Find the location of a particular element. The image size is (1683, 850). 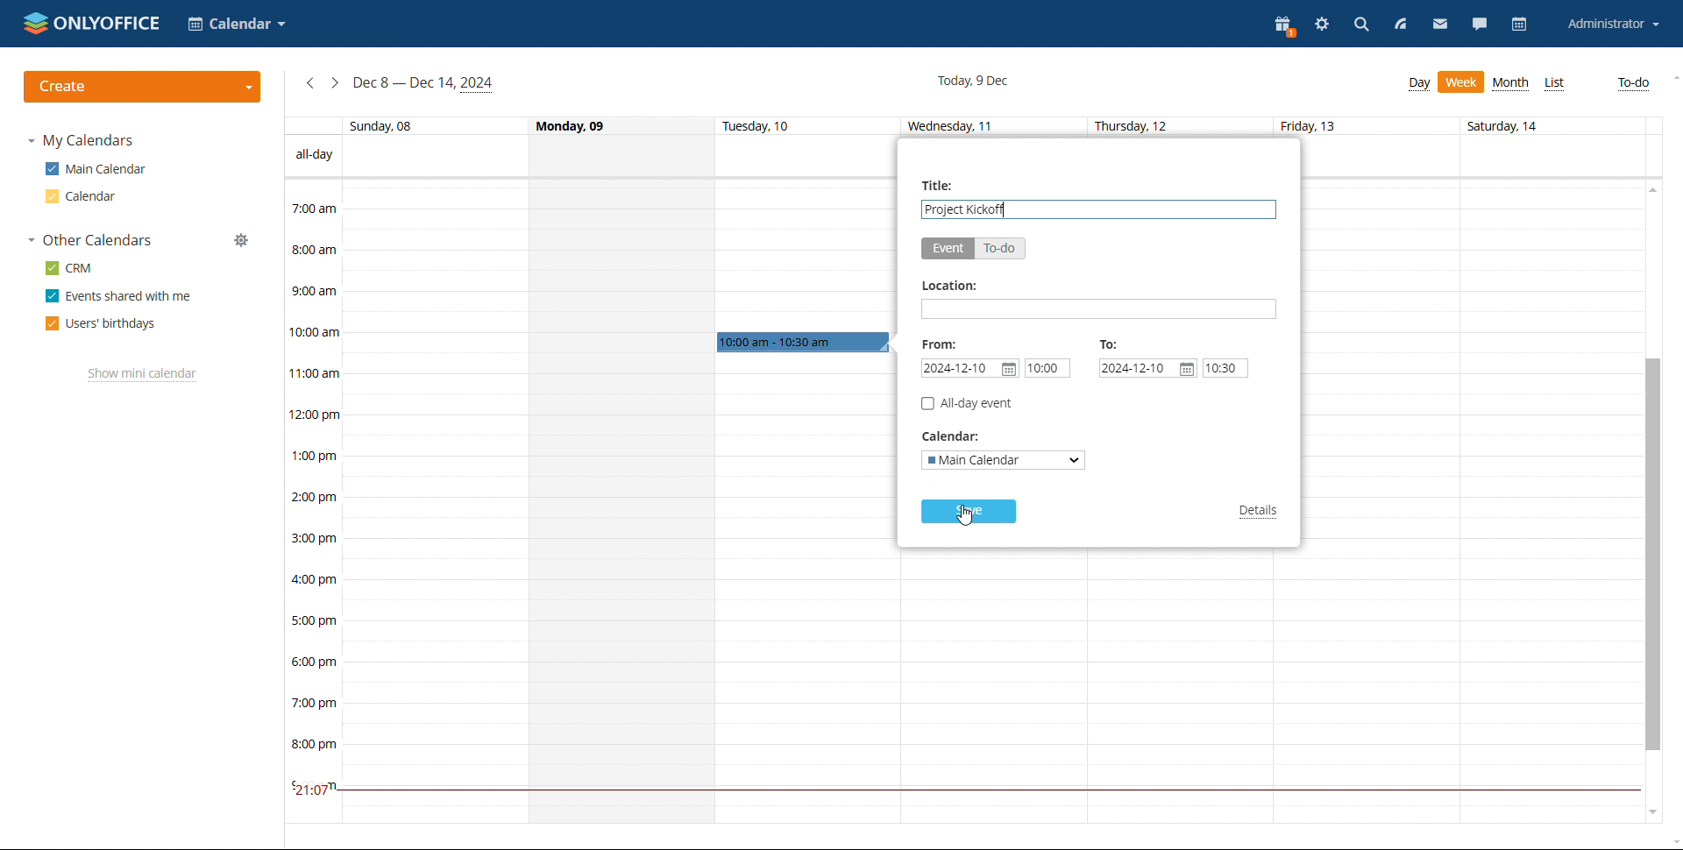

account is located at coordinates (1610, 25).